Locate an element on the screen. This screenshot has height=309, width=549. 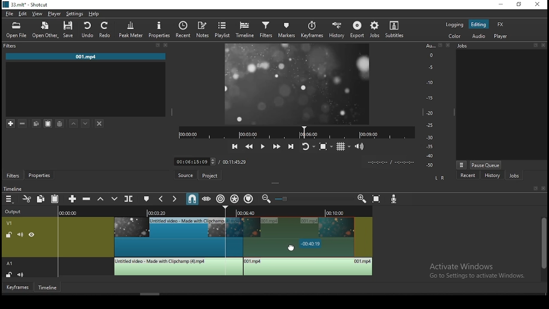
split at playhead is located at coordinates (183, 28).